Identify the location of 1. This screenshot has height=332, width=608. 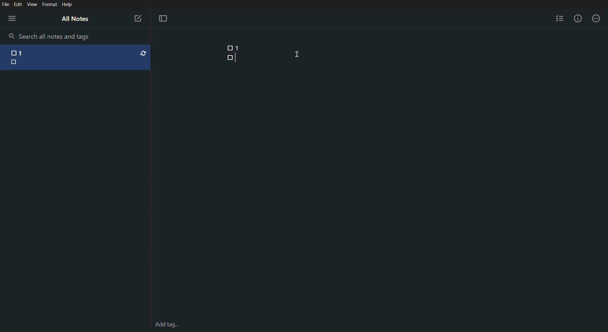
(26, 51).